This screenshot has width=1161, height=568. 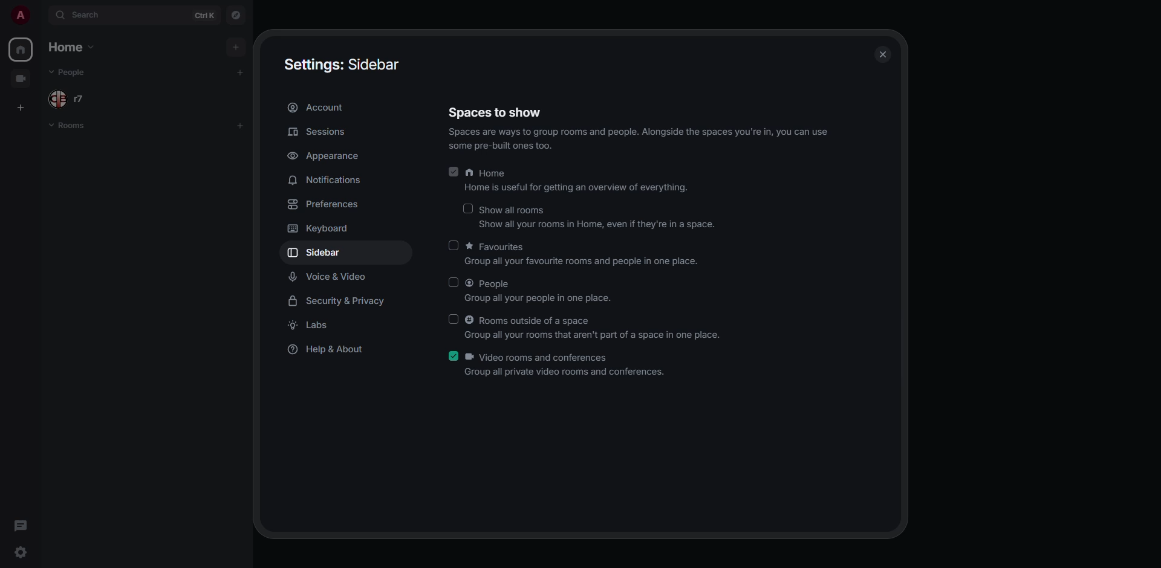 I want to click on rooms outside of a space, so click(x=594, y=328).